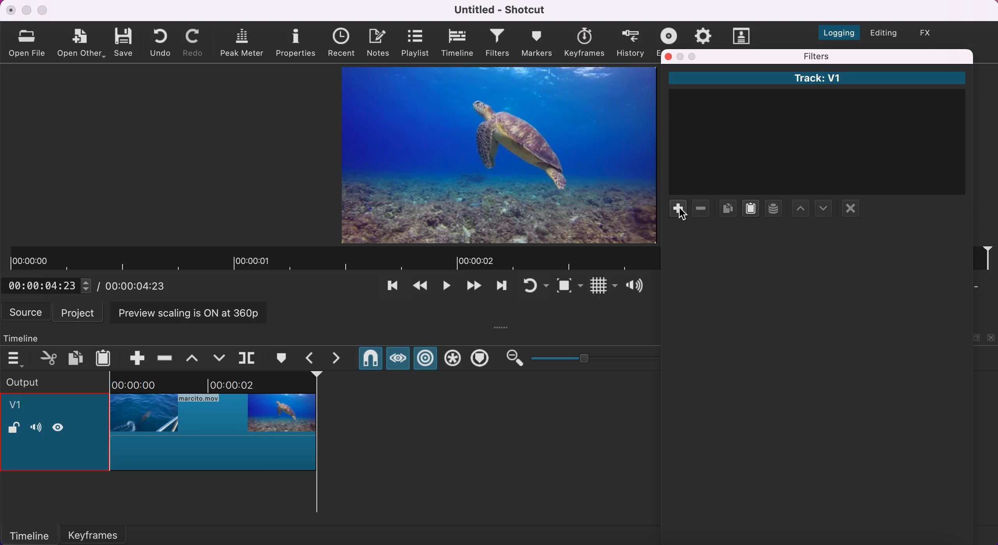  What do you see at coordinates (389, 288) in the screenshot?
I see `skip to the previous point` at bounding box center [389, 288].